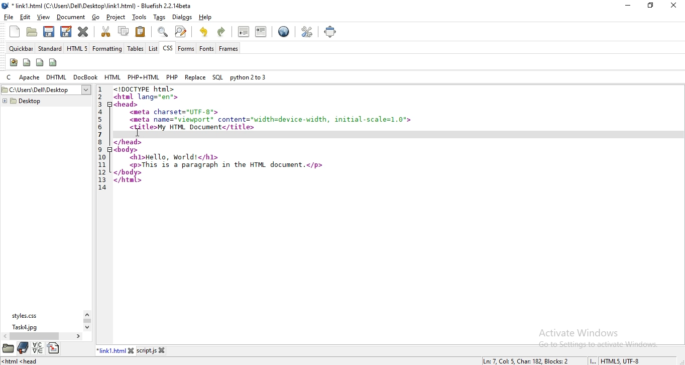 The image size is (685, 365). I want to click on html, so click(112, 76).